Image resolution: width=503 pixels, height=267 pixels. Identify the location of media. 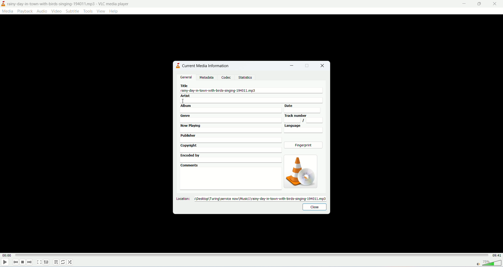
(9, 11).